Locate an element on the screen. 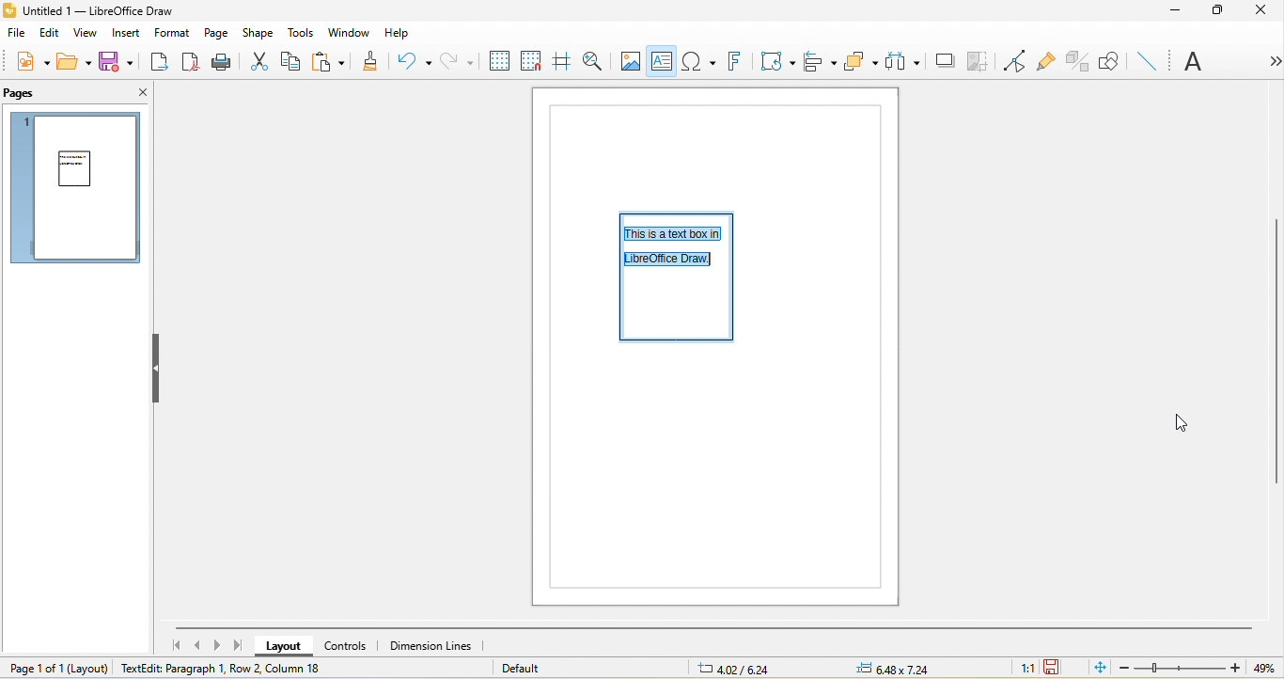  last page is located at coordinates (238, 645).